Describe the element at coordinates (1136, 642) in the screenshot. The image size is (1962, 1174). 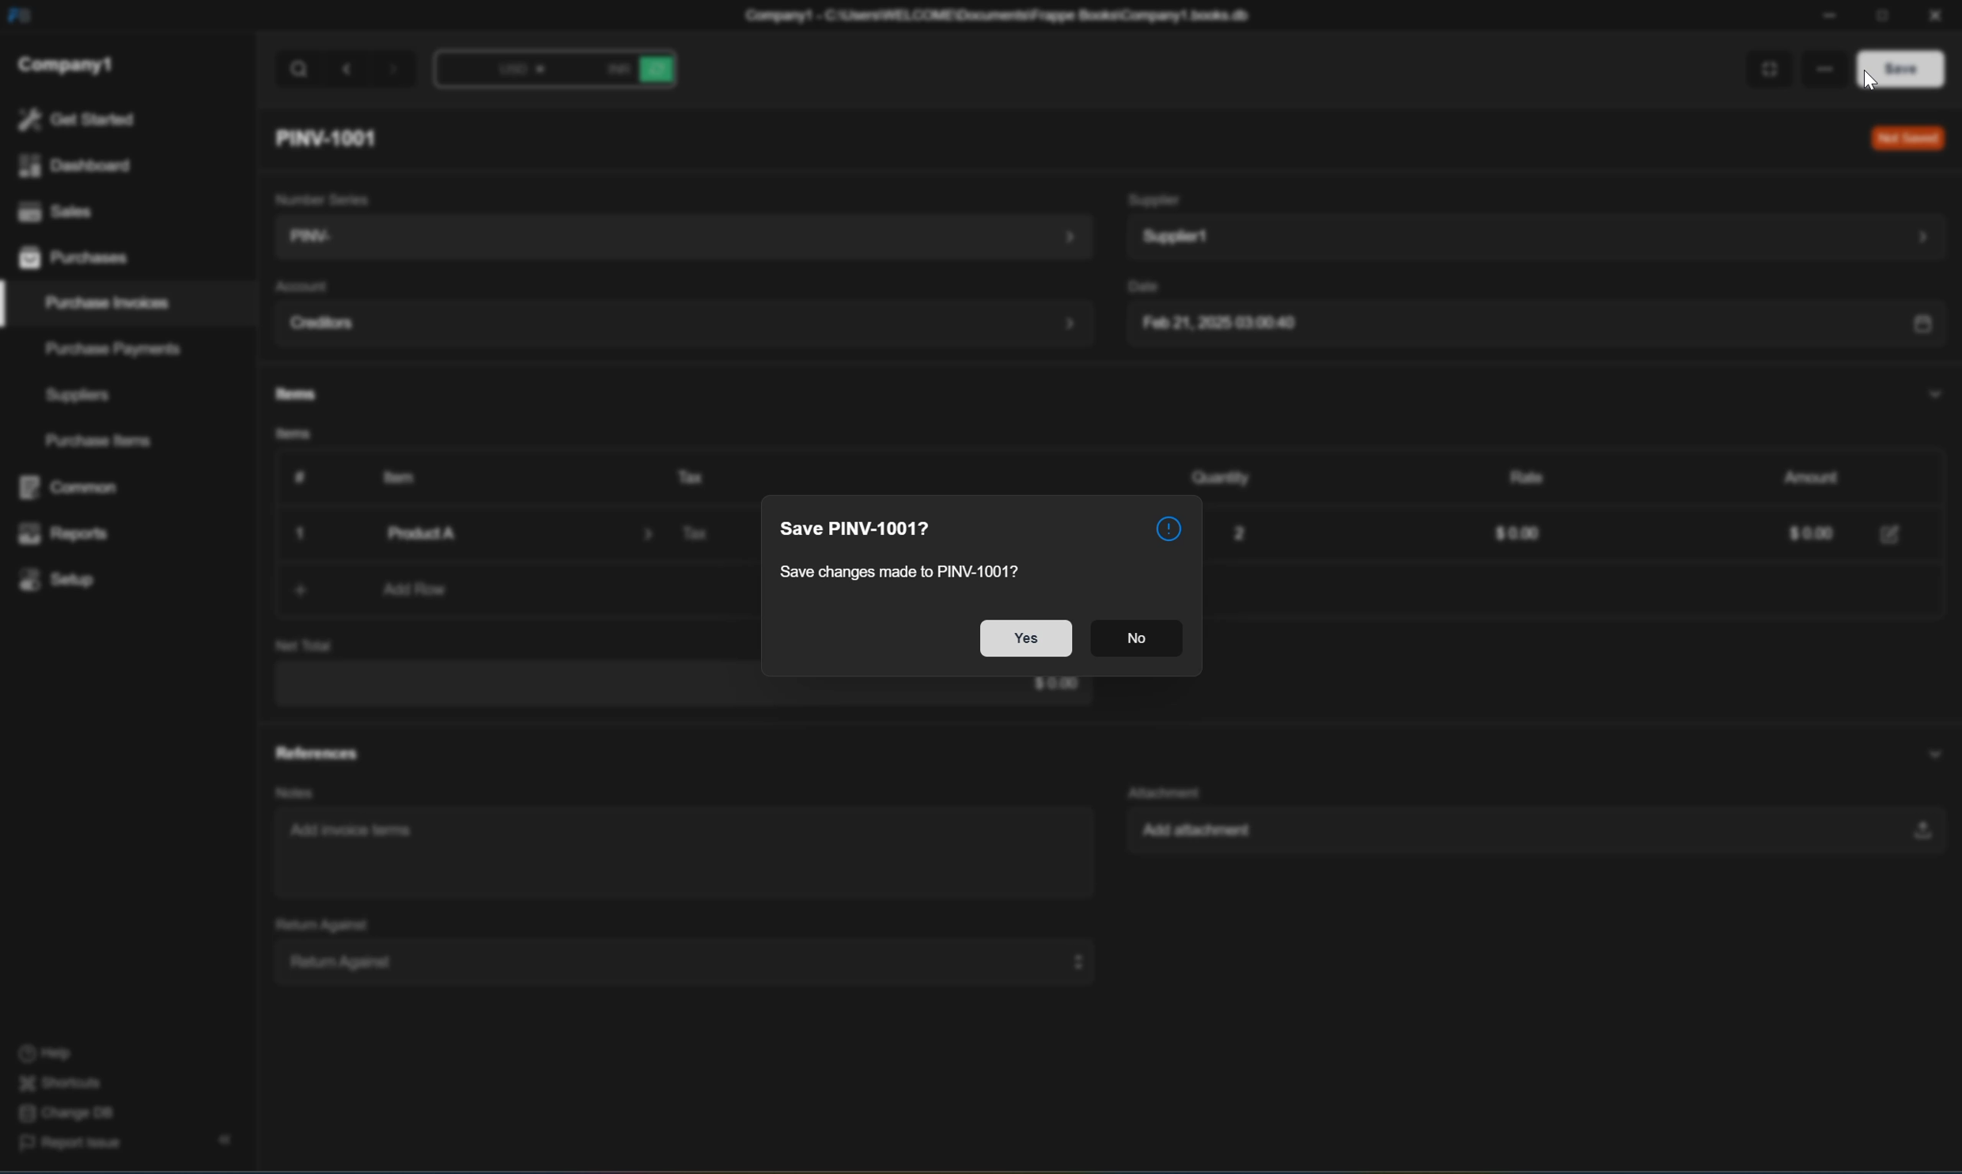
I see `No` at that location.